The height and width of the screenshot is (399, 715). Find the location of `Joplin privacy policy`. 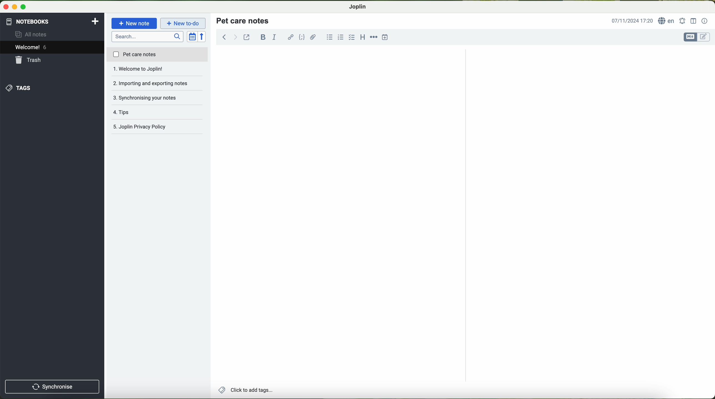

Joplin privacy policy is located at coordinates (158, 112).